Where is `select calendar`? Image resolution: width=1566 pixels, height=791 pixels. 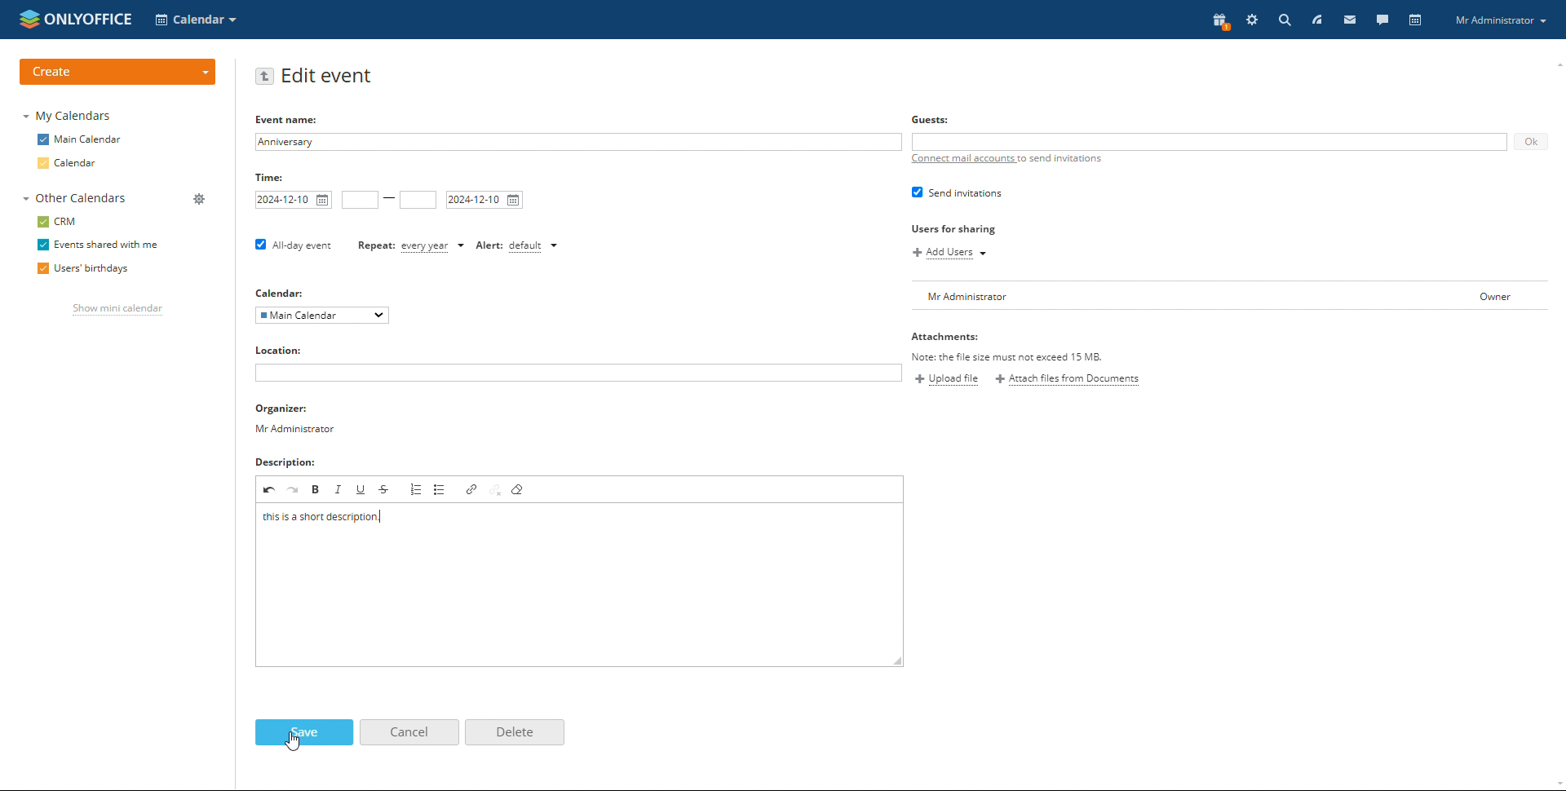
select calendar is located at coordinates (322, 315).